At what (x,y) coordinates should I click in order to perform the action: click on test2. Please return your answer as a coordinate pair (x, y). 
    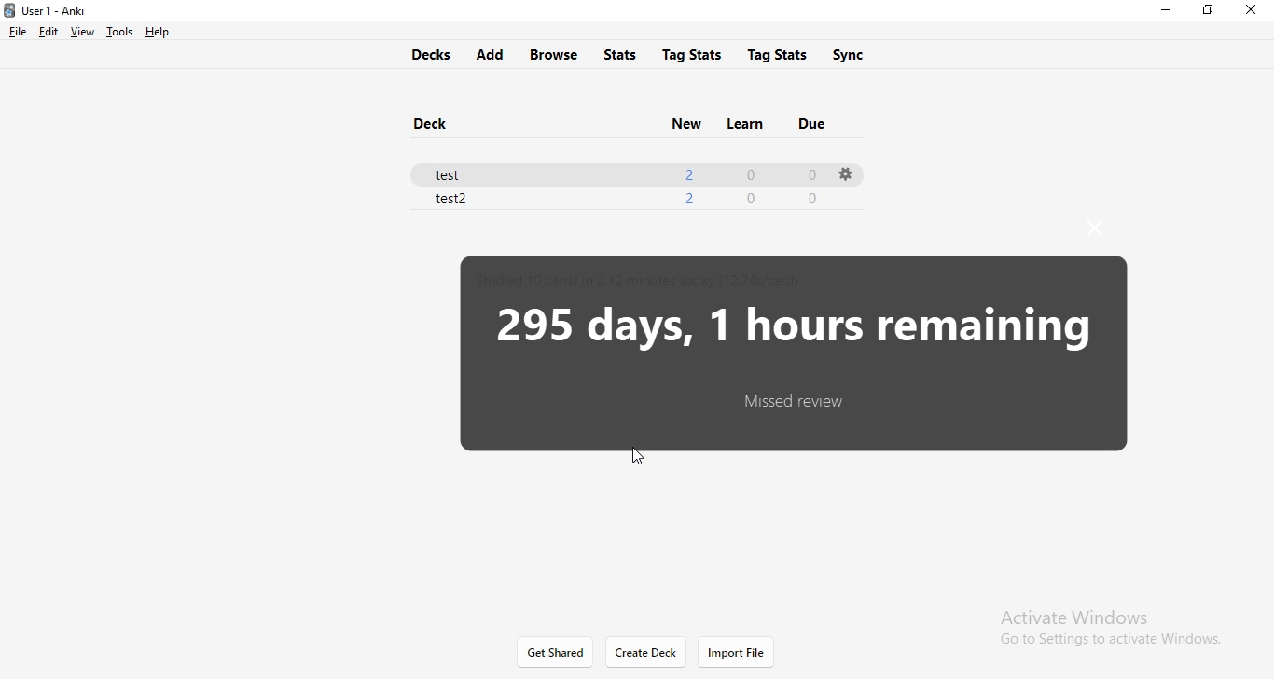
    Looking at the image, I should click on (455, 201).